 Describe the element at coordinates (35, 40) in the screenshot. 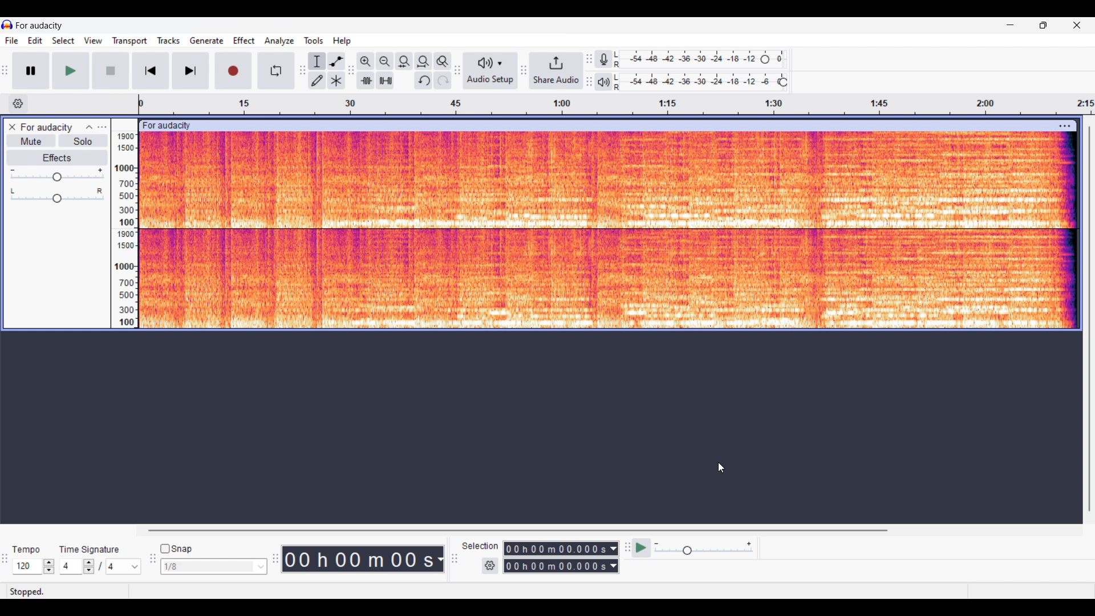

I see `Edit menu` at that location.